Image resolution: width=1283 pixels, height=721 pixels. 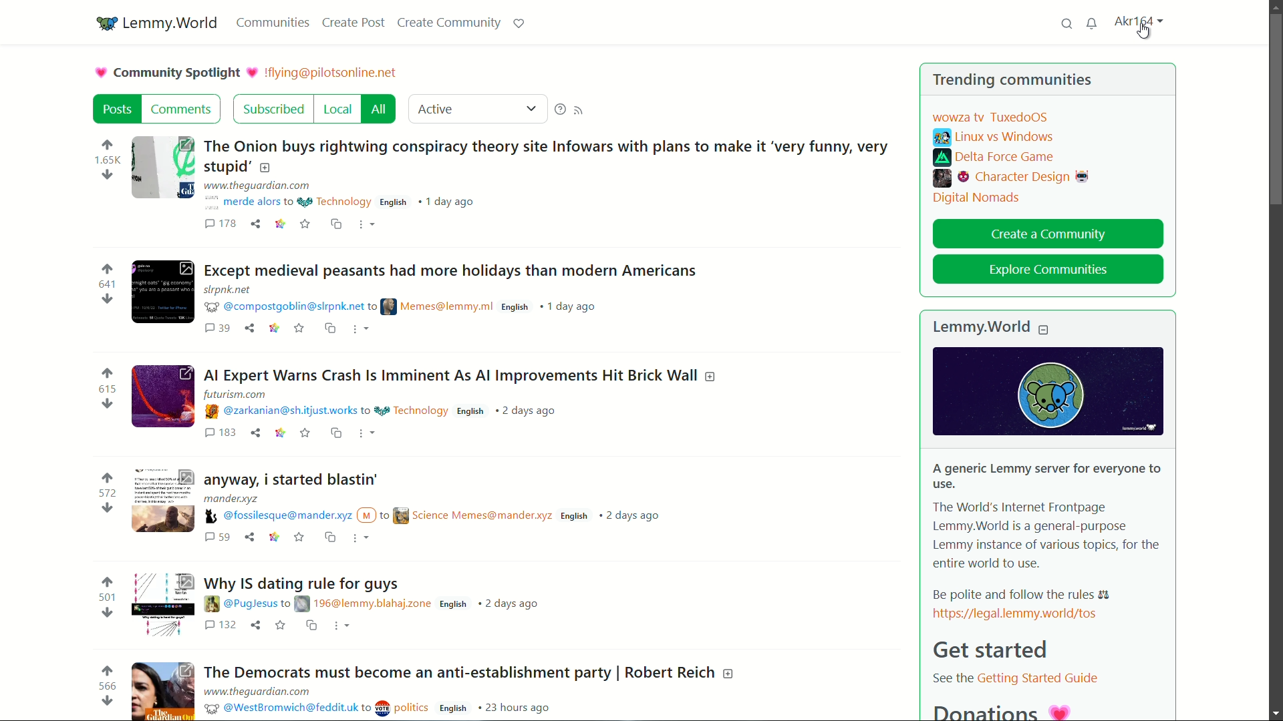 What do you see at coordinates (1093, 23) in the screenshot?
I see `unread messages` at bounding box center [1093, 23].